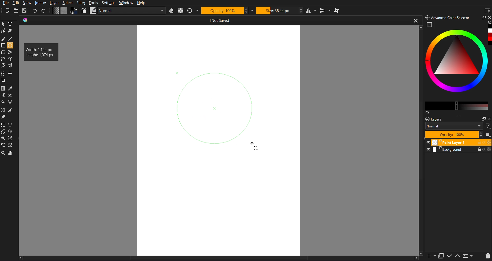  I want to click on up, so click(458, 257).